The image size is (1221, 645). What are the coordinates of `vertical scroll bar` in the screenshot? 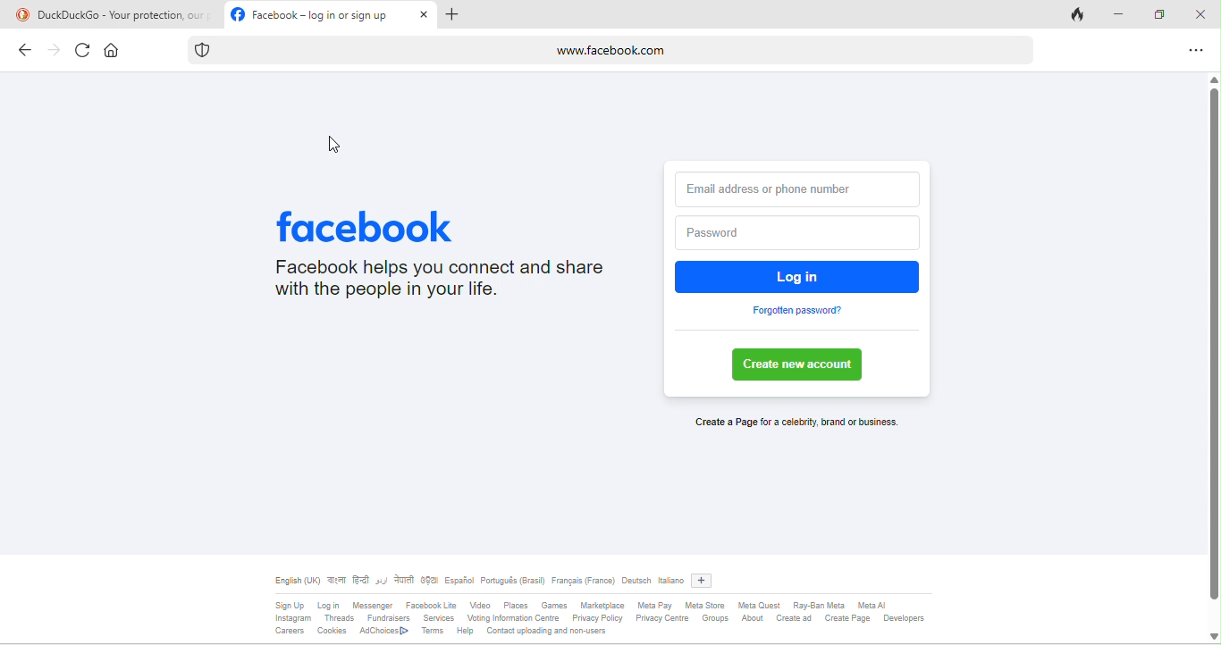 It's located at (1213, 345).